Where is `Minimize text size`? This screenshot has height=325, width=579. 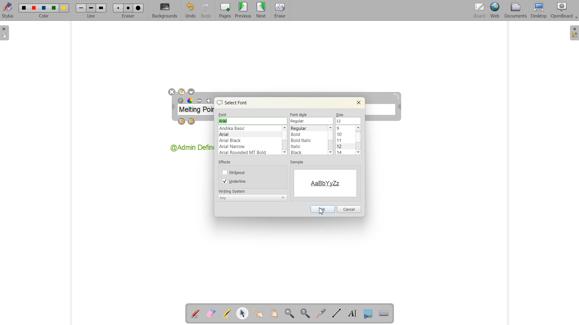 Minimize text size is located at coordinates (200, 101).